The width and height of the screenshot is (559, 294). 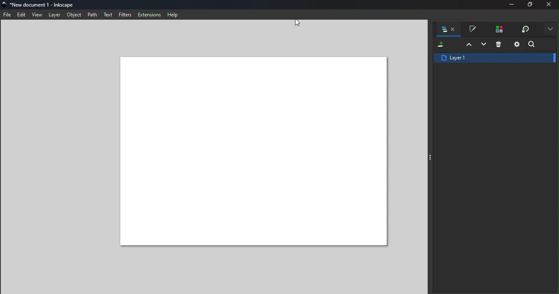 What do you see at coordinates (541, 45) in the screenshot?
I see `Search bar` at bounding box center [541, 45].